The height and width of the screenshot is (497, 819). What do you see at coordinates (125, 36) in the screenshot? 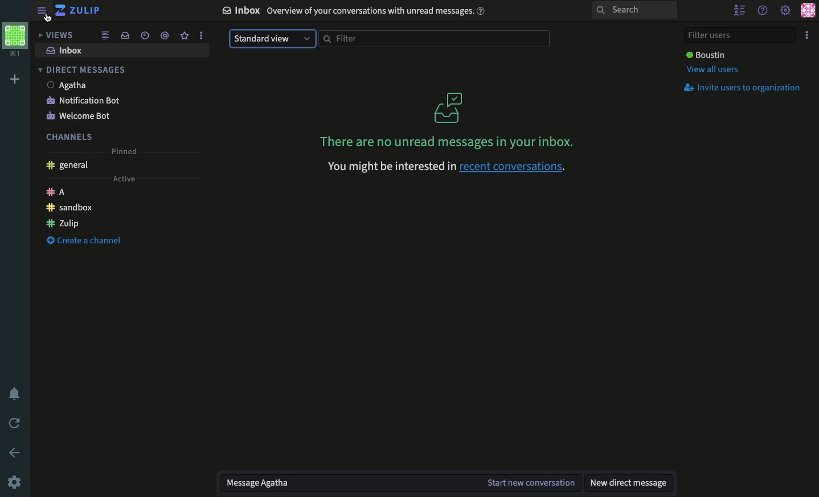
I see `Inbox` at bounding box center [125, 36].